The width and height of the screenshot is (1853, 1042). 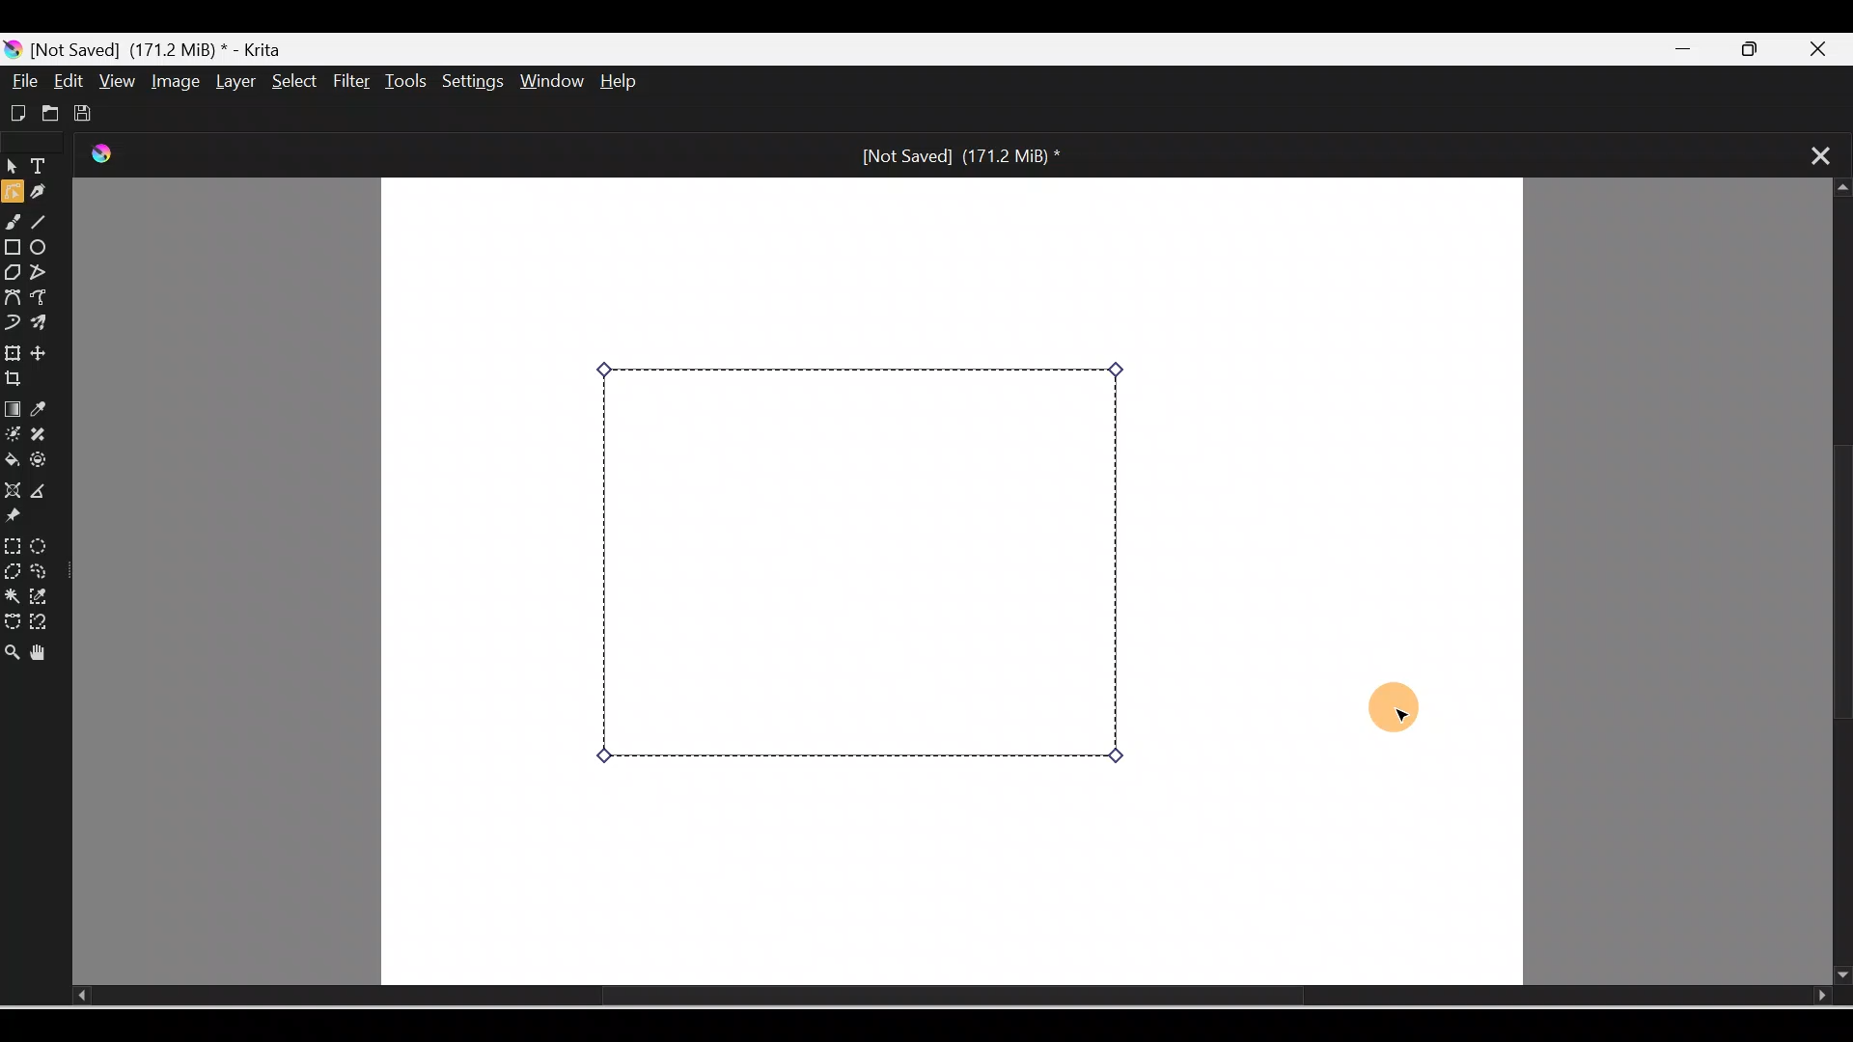 I want to click on Transform a layer/selection, so click(x=13, y=350).